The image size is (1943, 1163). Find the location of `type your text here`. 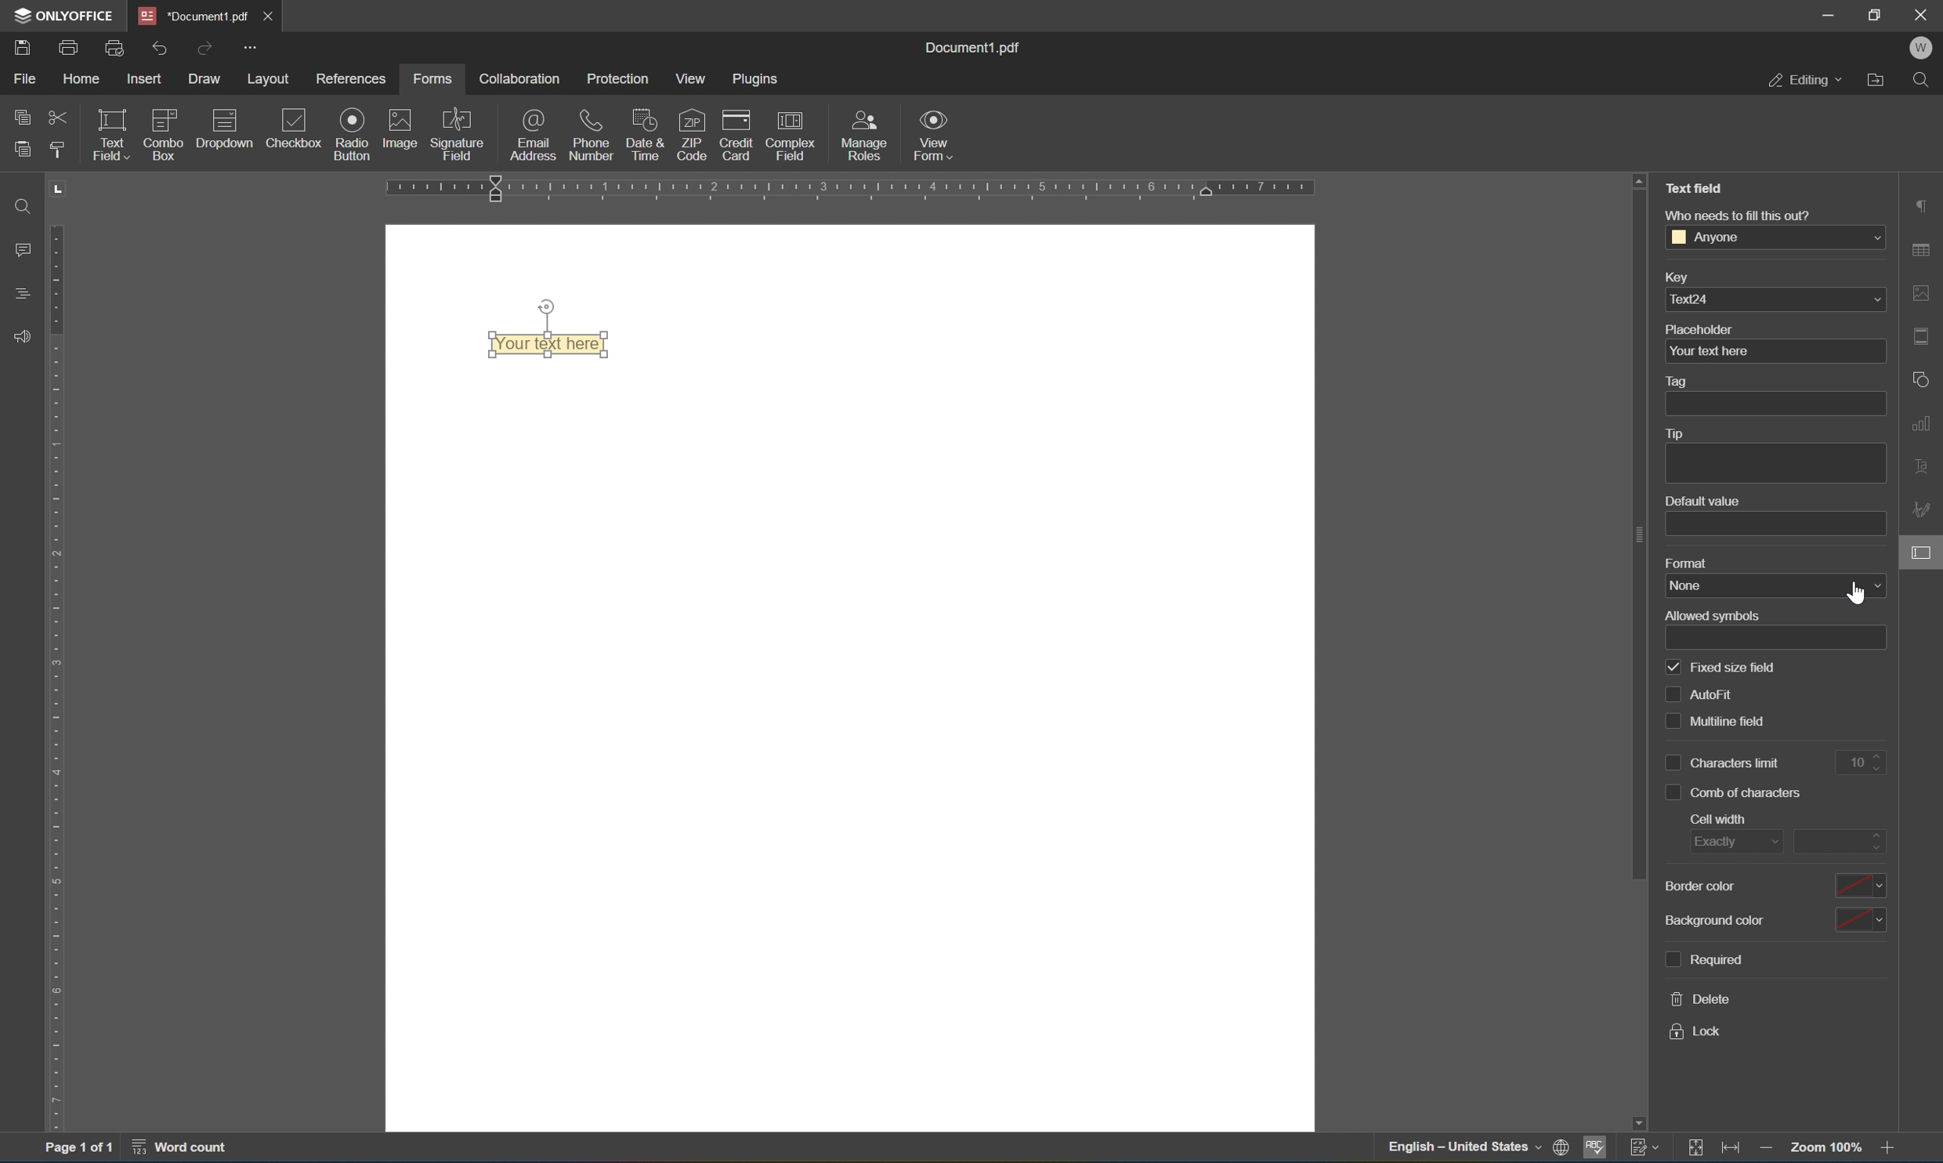

type your text here is located at coordinates (548, 343).